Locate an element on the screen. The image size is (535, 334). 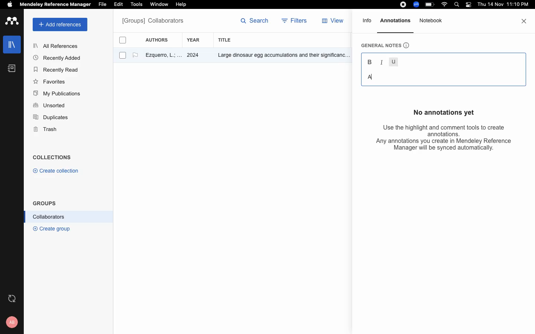
notebook is located at coordinates (432, 24).